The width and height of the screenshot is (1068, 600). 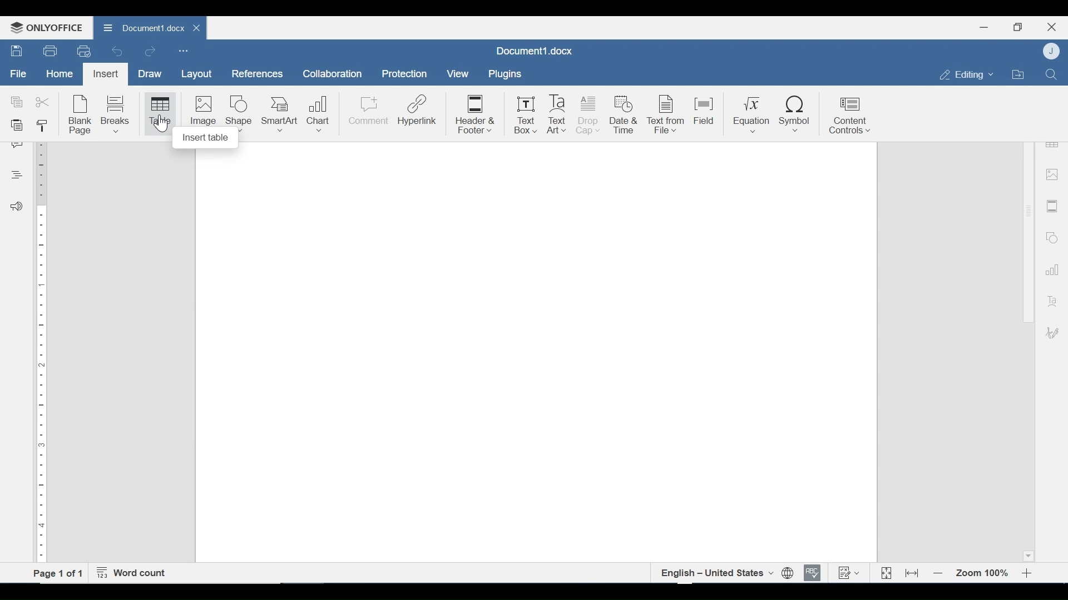 I want to click on Plugins, so click(x=503, y=74).